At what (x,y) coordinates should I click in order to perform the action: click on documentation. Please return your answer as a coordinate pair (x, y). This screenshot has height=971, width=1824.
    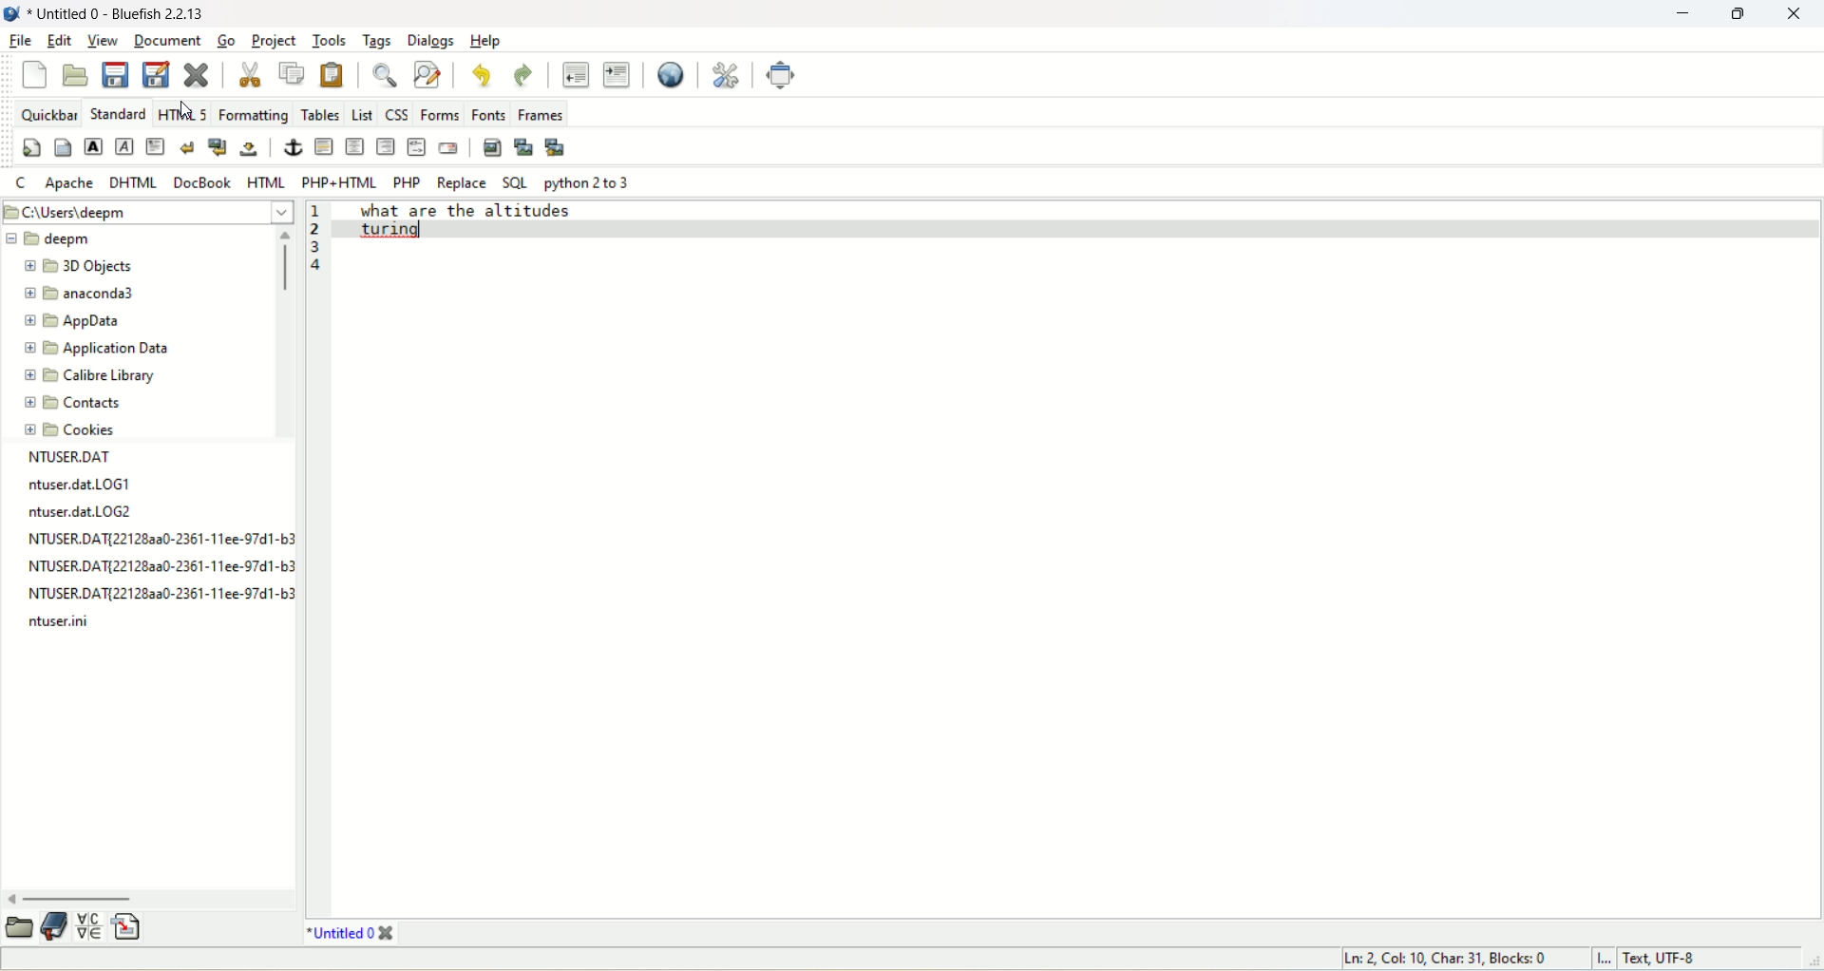
    Looking at the image, I should click on (54, 925).